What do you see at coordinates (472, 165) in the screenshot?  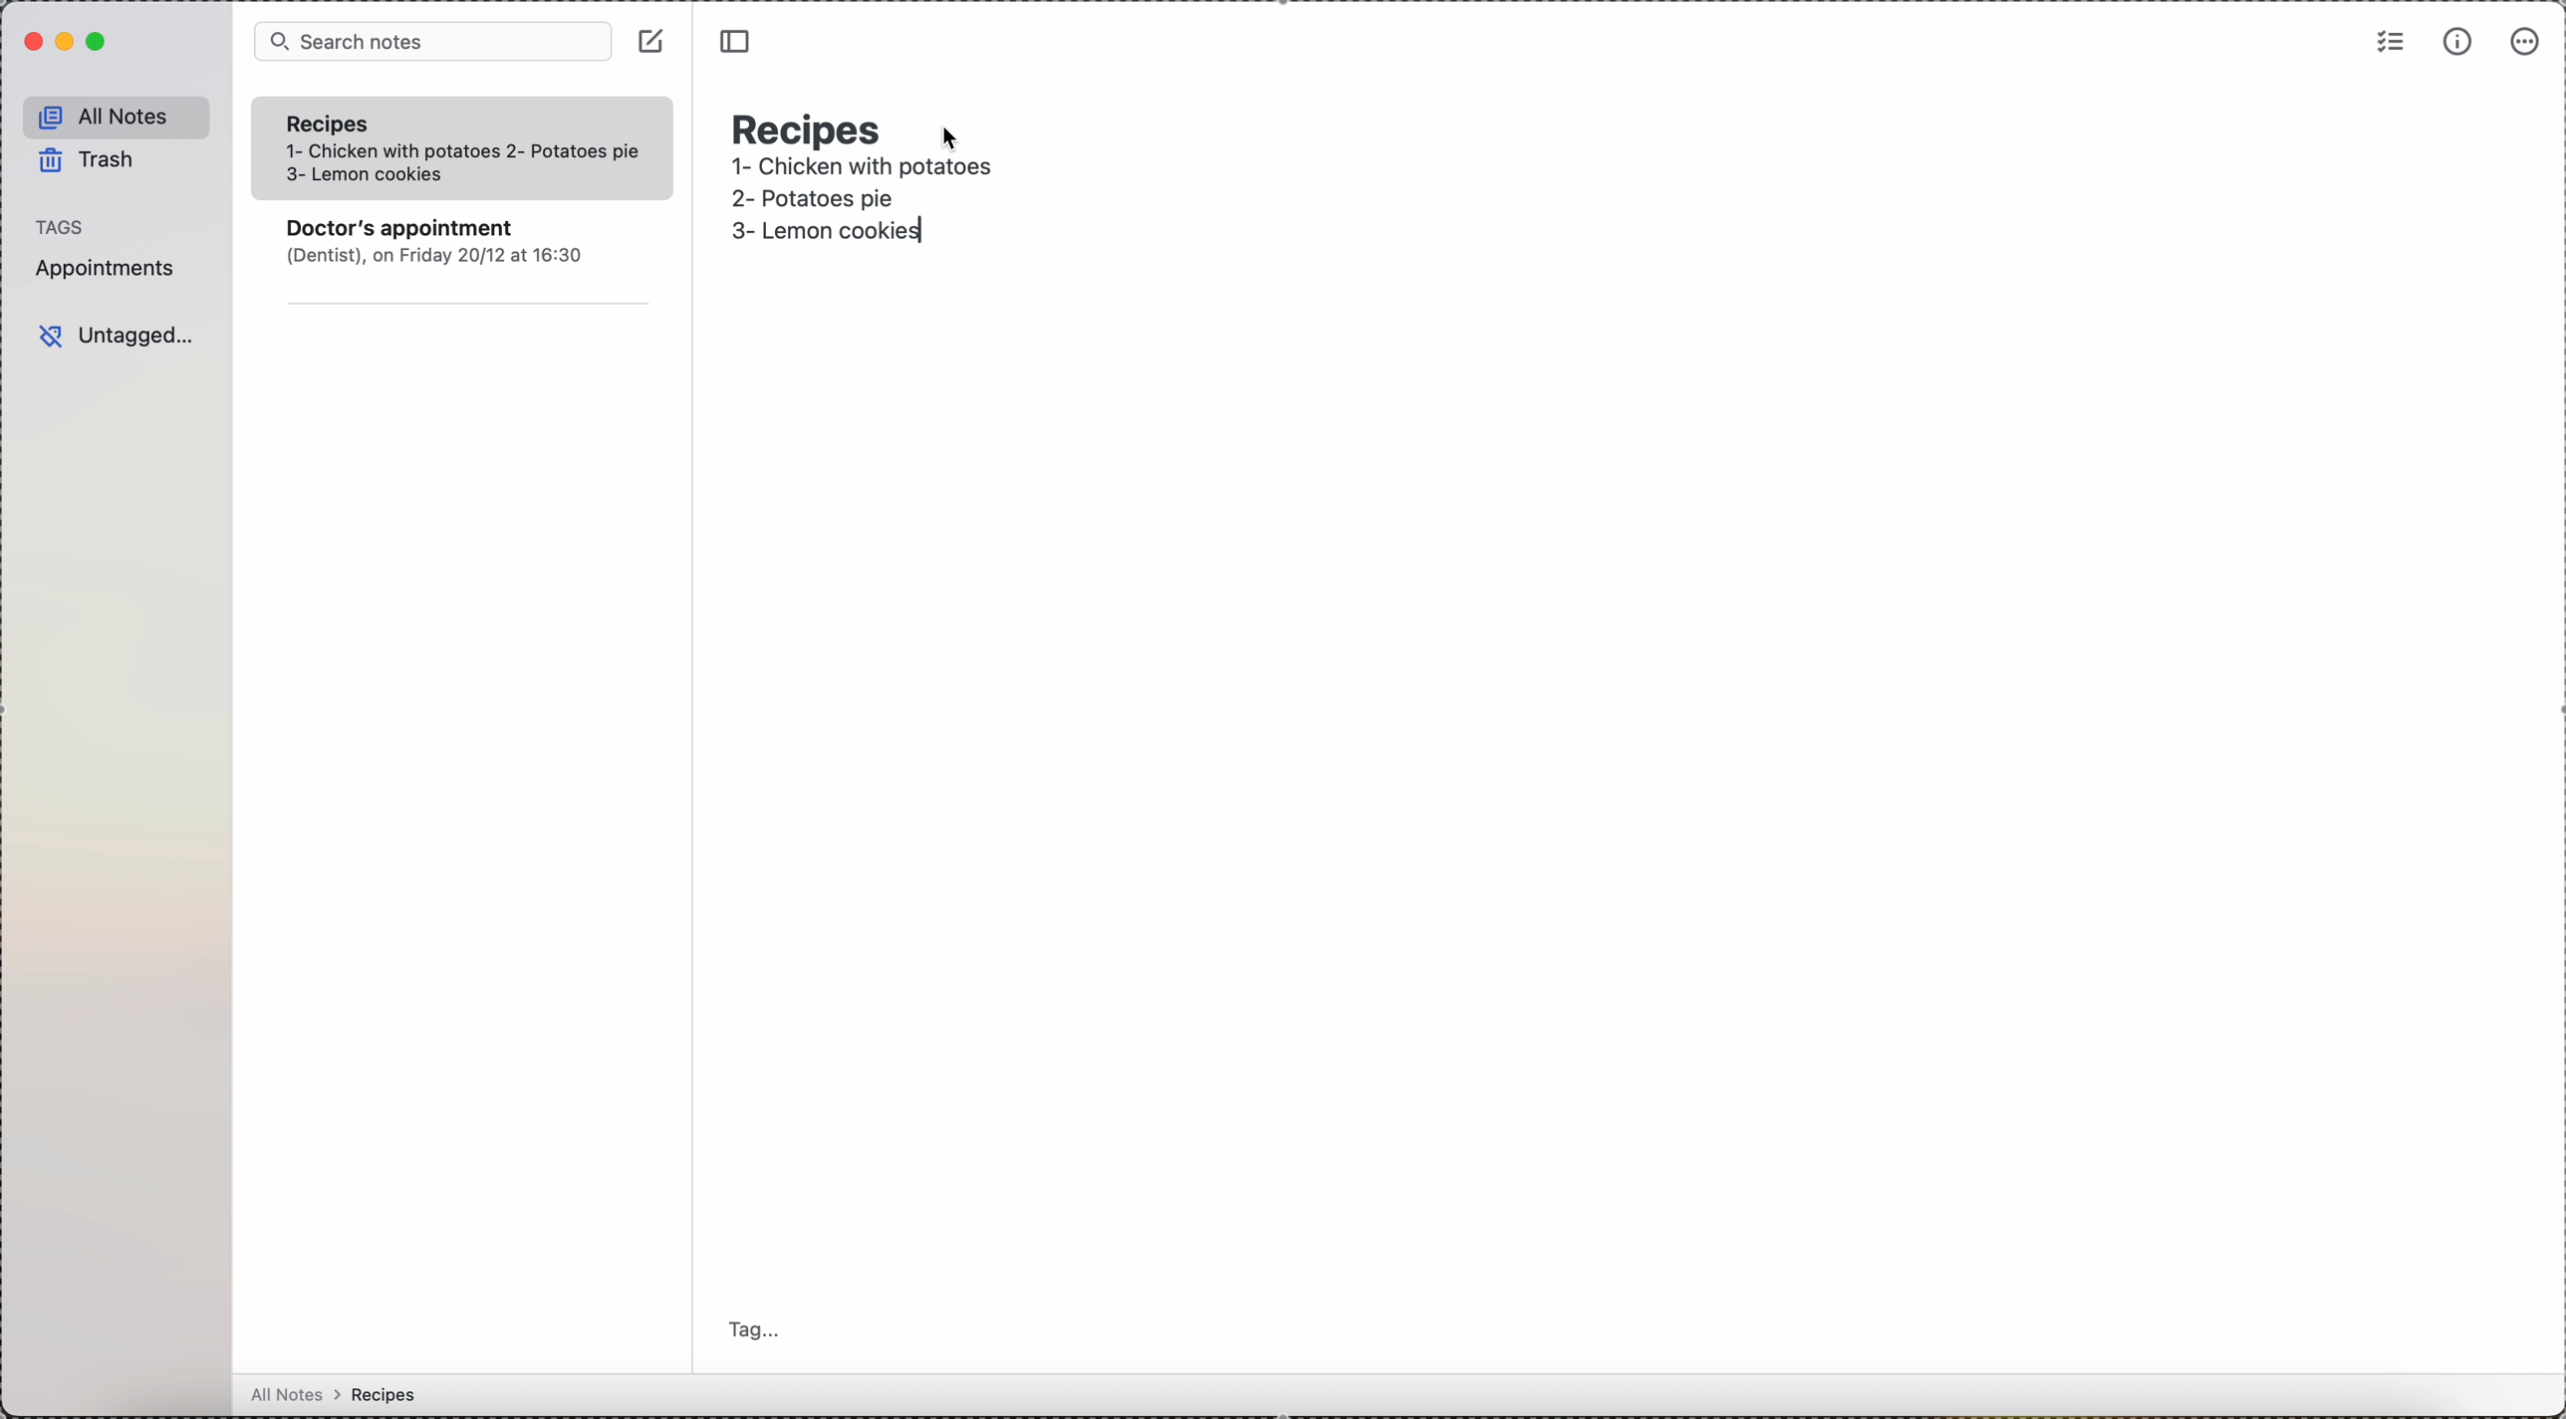 I see `1- Chicken with potatoes 2- Potatoes pie 3- Lemon cookies` at bounding box center [472, 165].